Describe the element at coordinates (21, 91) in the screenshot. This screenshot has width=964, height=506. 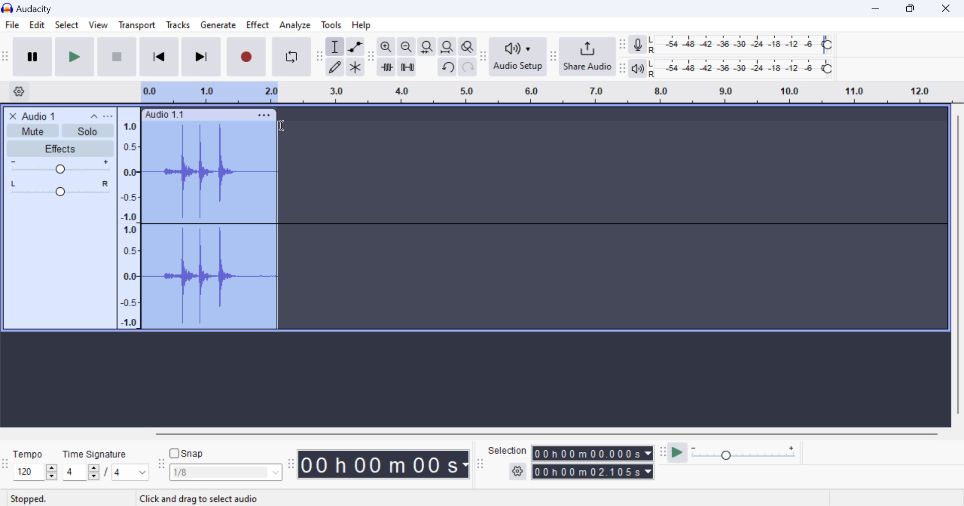
I see `Settings` at that location.